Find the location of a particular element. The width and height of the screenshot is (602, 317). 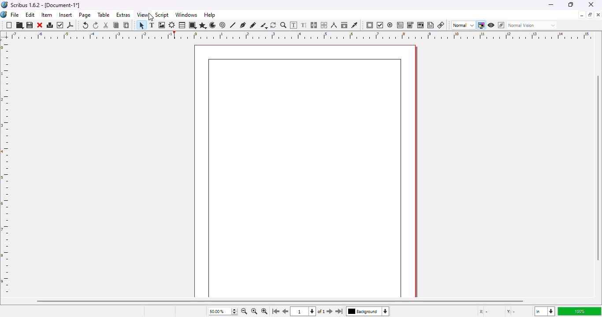

vertical scroll bar is located at coordinates (598, 169).